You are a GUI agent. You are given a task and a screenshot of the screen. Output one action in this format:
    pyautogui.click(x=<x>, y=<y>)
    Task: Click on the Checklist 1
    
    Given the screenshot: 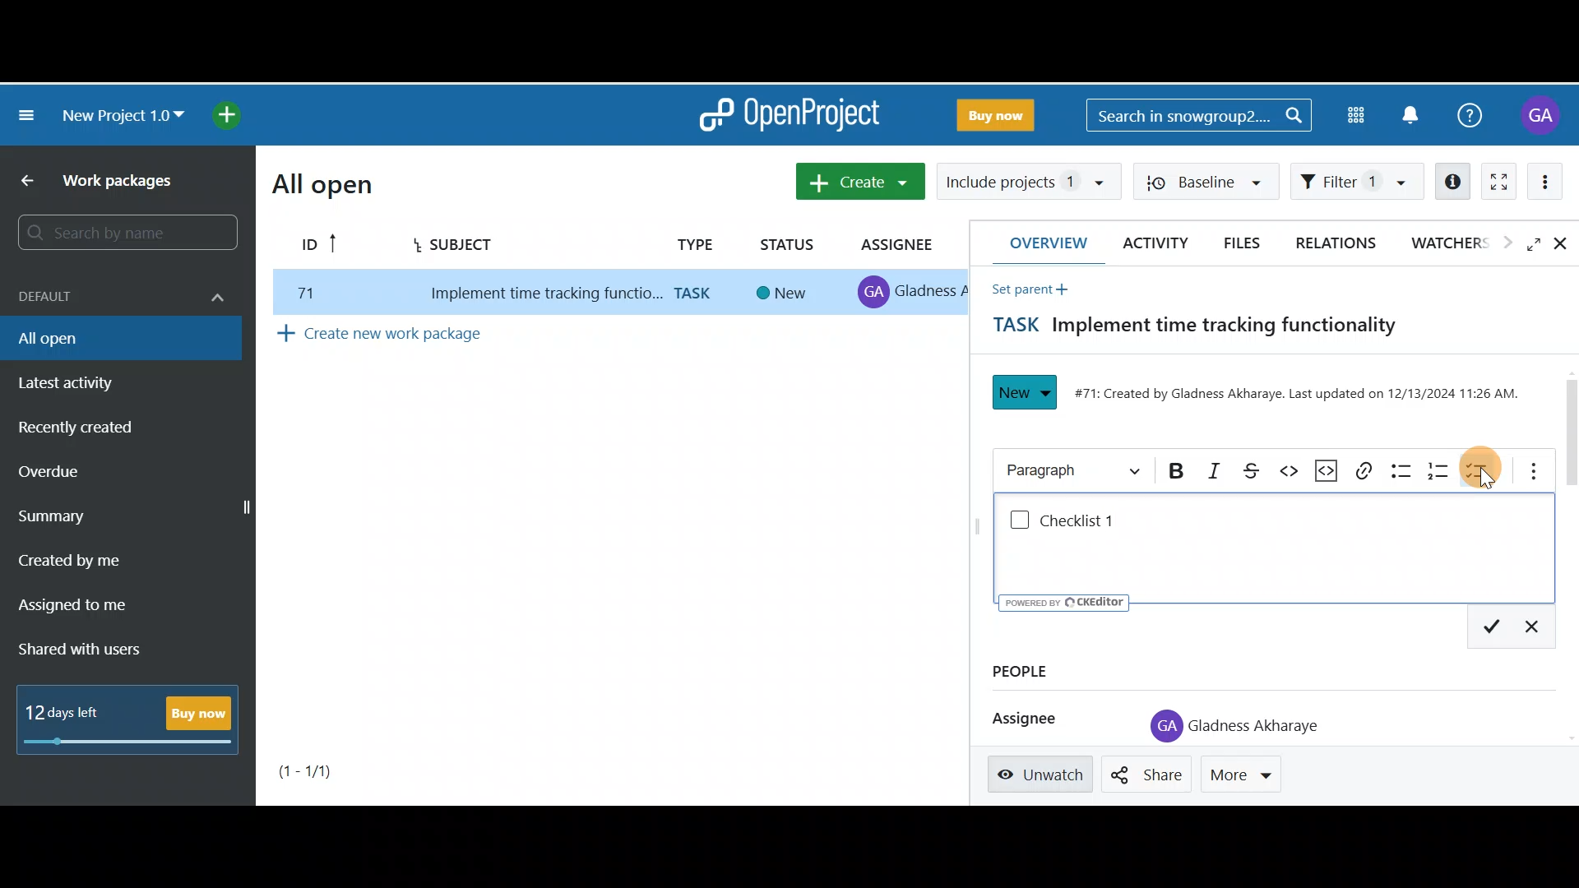 What is the action you would take?
    pyautogui.click(x=1087, y=520)
    